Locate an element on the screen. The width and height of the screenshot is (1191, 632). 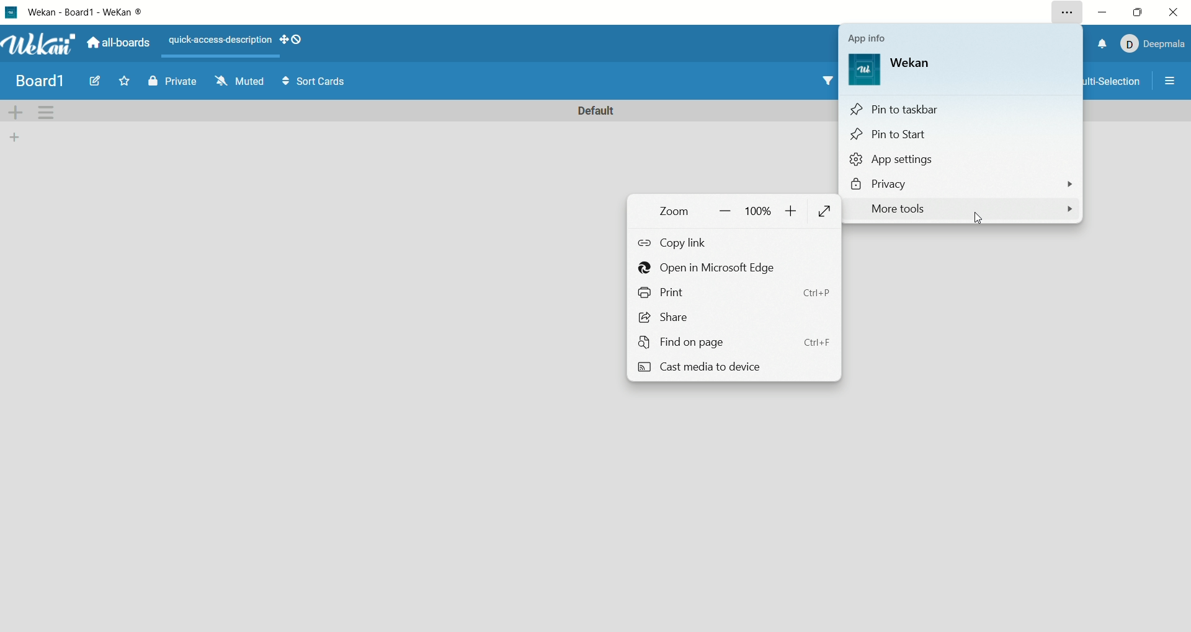
all boards is located at coordinates (116, 45).